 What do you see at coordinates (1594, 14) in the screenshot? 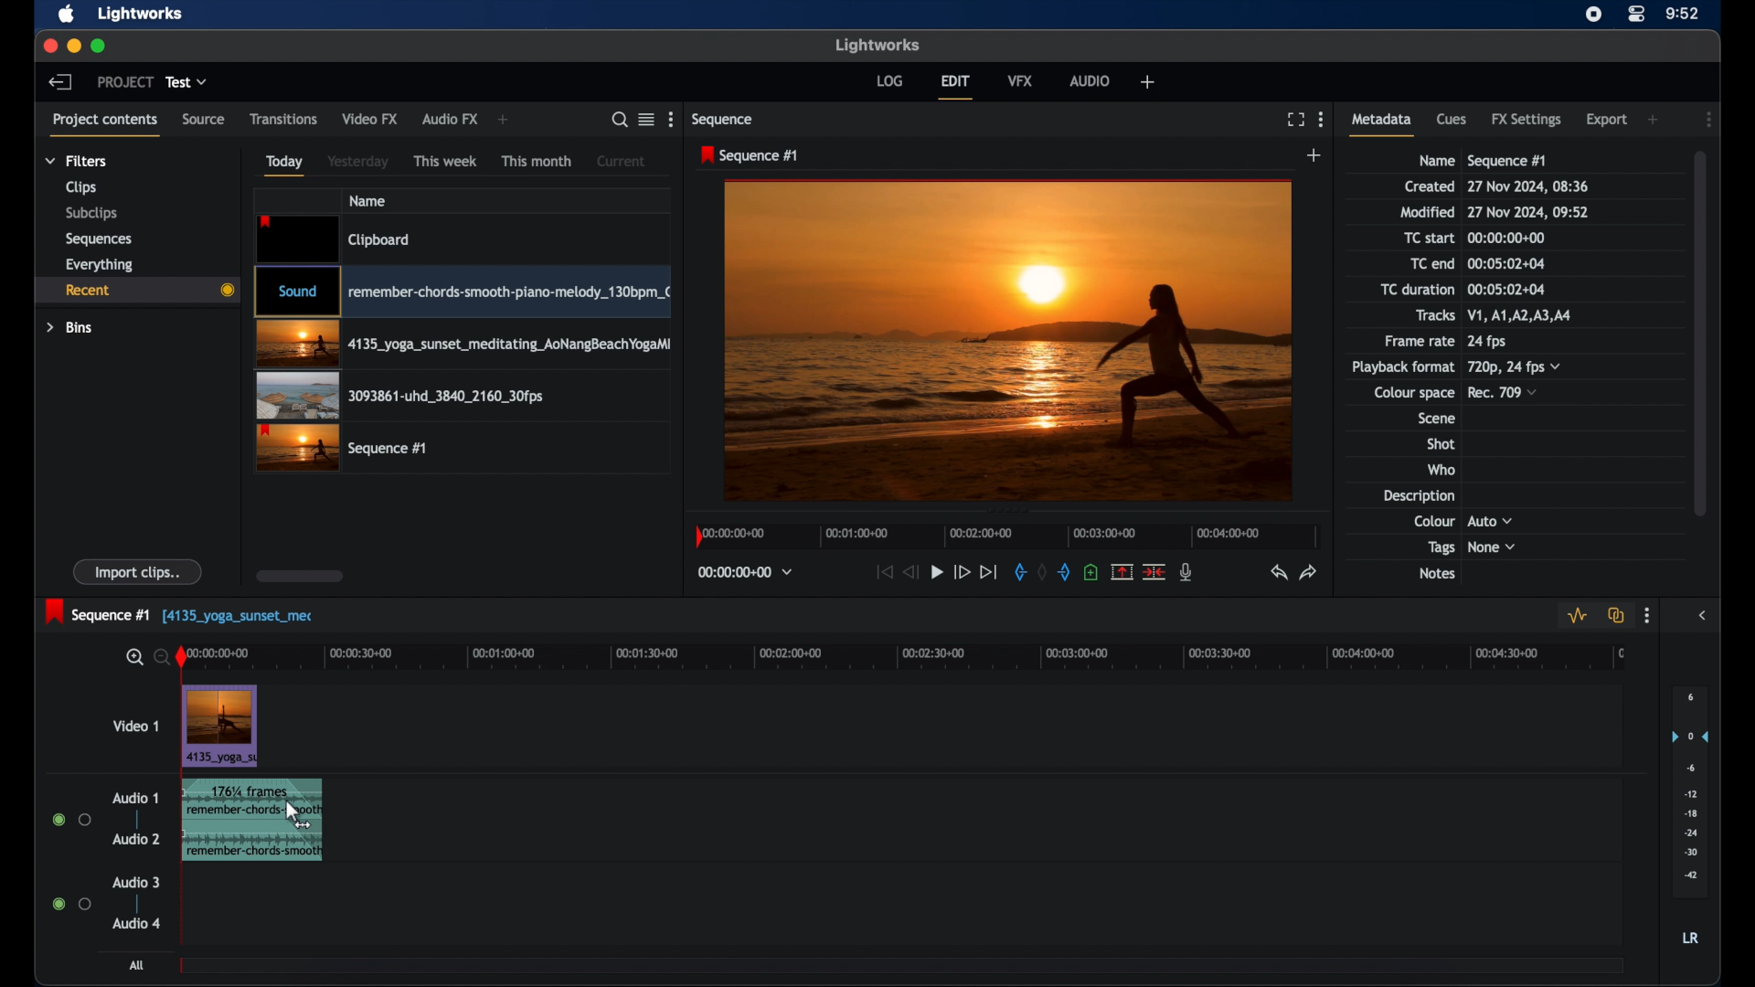
I see `screen recorder icon` at bounding box center [1594, 14].